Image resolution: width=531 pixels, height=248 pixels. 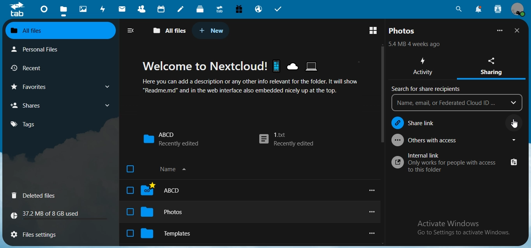 I want to click on search contacts, so click(x=498, y=9).